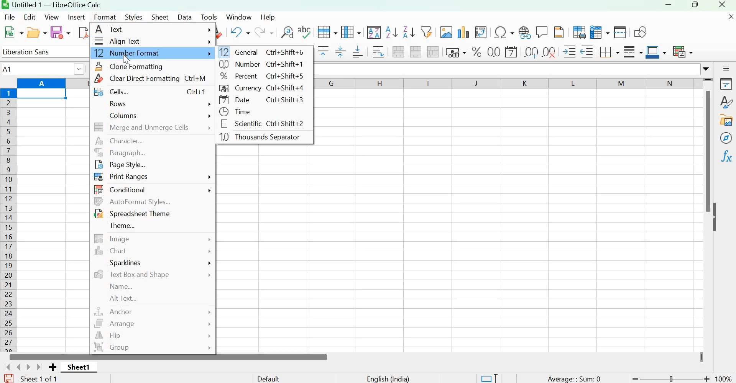  I want to click on Properties, so click(726, 84).